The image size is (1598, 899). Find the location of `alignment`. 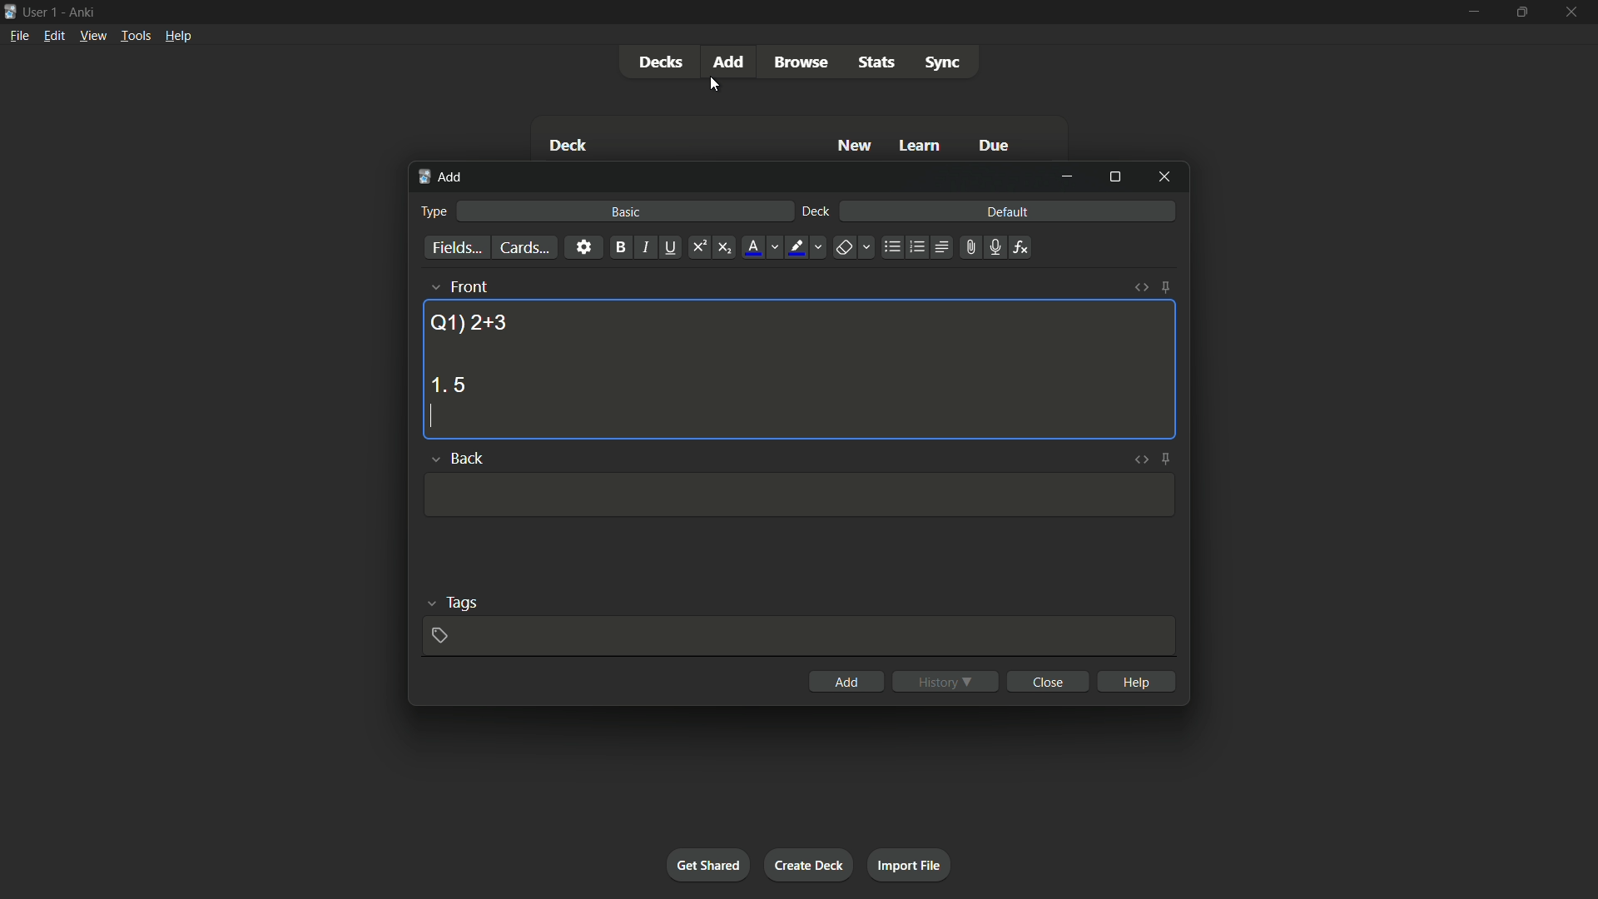

alignment is located at coordinates (940, 248).